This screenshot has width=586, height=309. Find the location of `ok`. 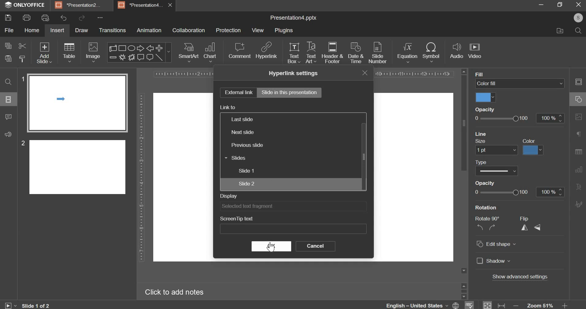

ok is located at coordinates (271, 246).